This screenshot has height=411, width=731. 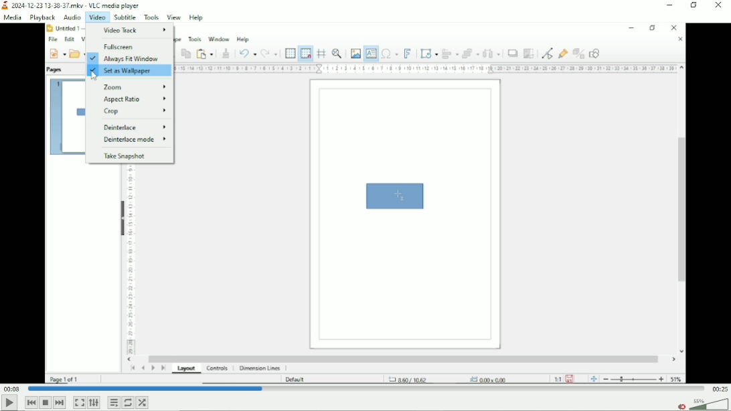 What do you see at coordinates (129, 59) in the screenshot?
I see `Always fit window` at bounding box center [129, 59].